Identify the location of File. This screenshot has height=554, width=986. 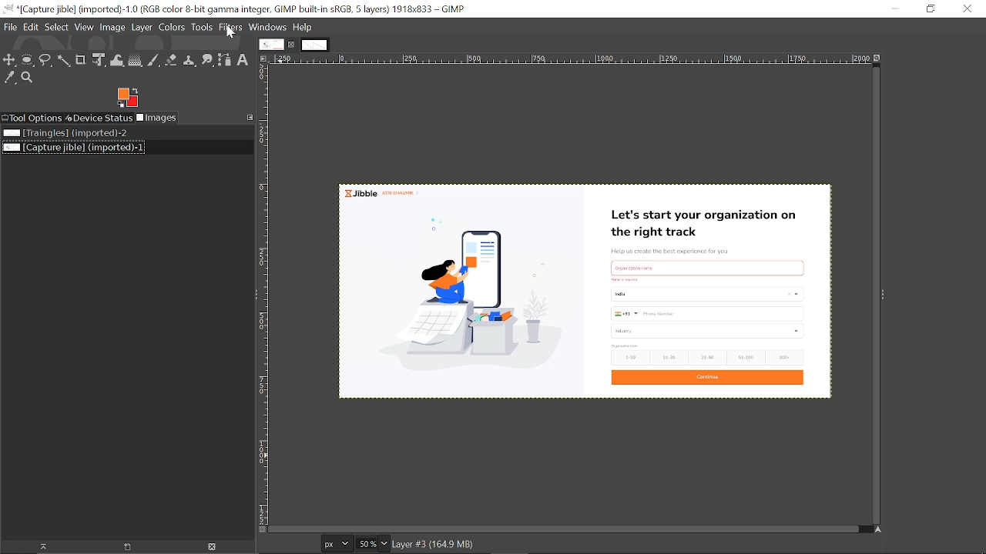
(11, 27).